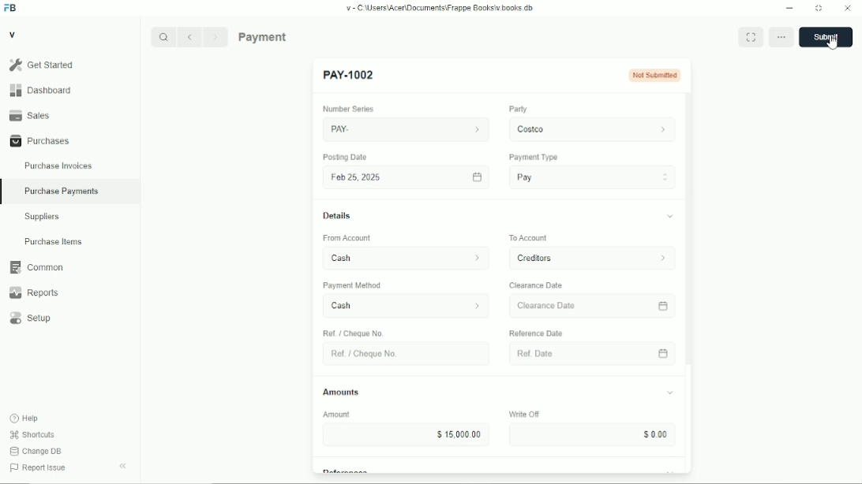 The height and width of the screenshot is (484, 862). I want to click on Frappe Books logo, so click(9, 8).